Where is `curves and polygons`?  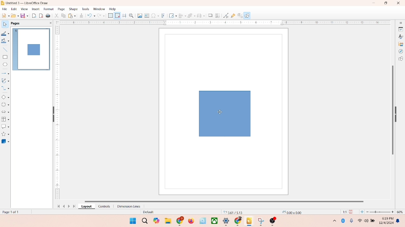
curves and polygons is located at coordinates (6, 80).